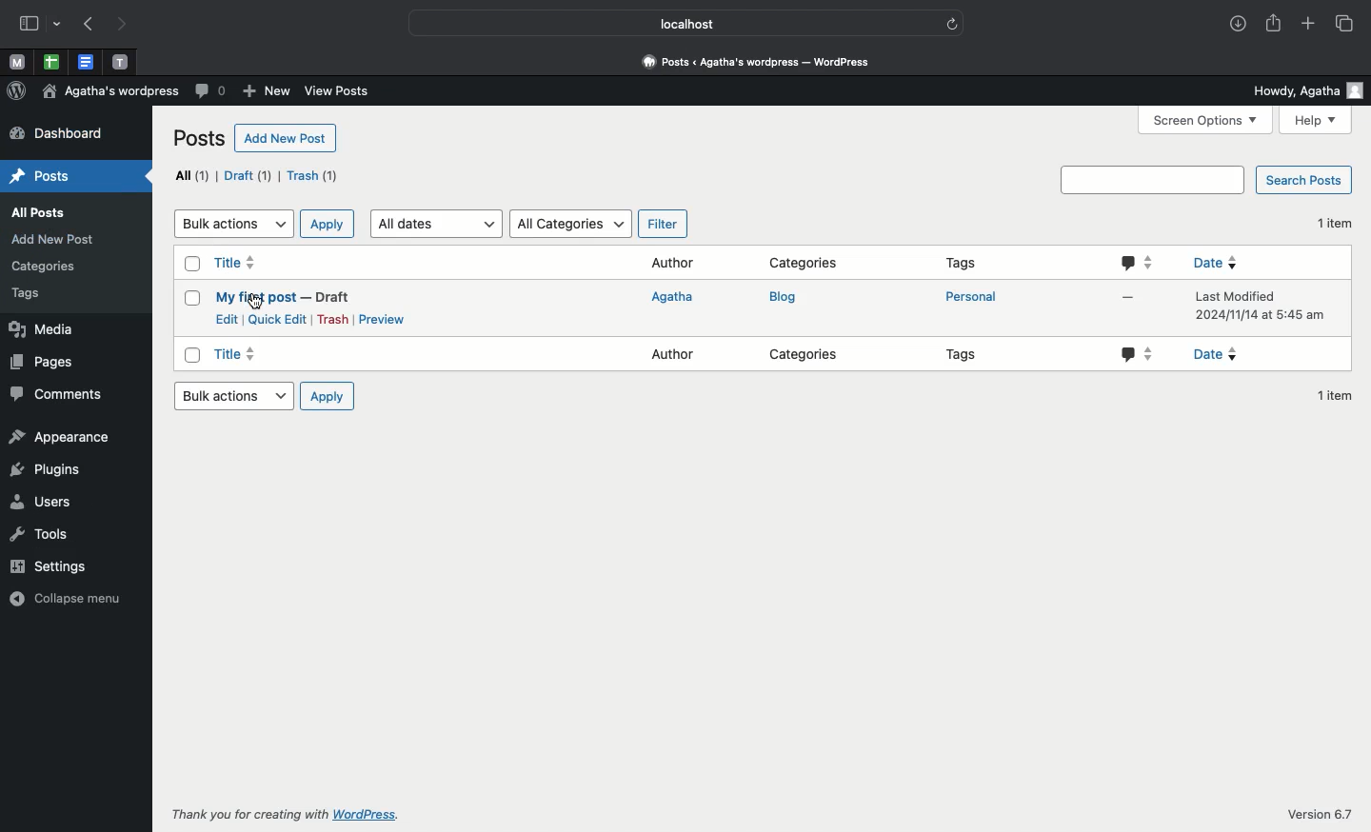  I want to click on , so click(1141, 353).